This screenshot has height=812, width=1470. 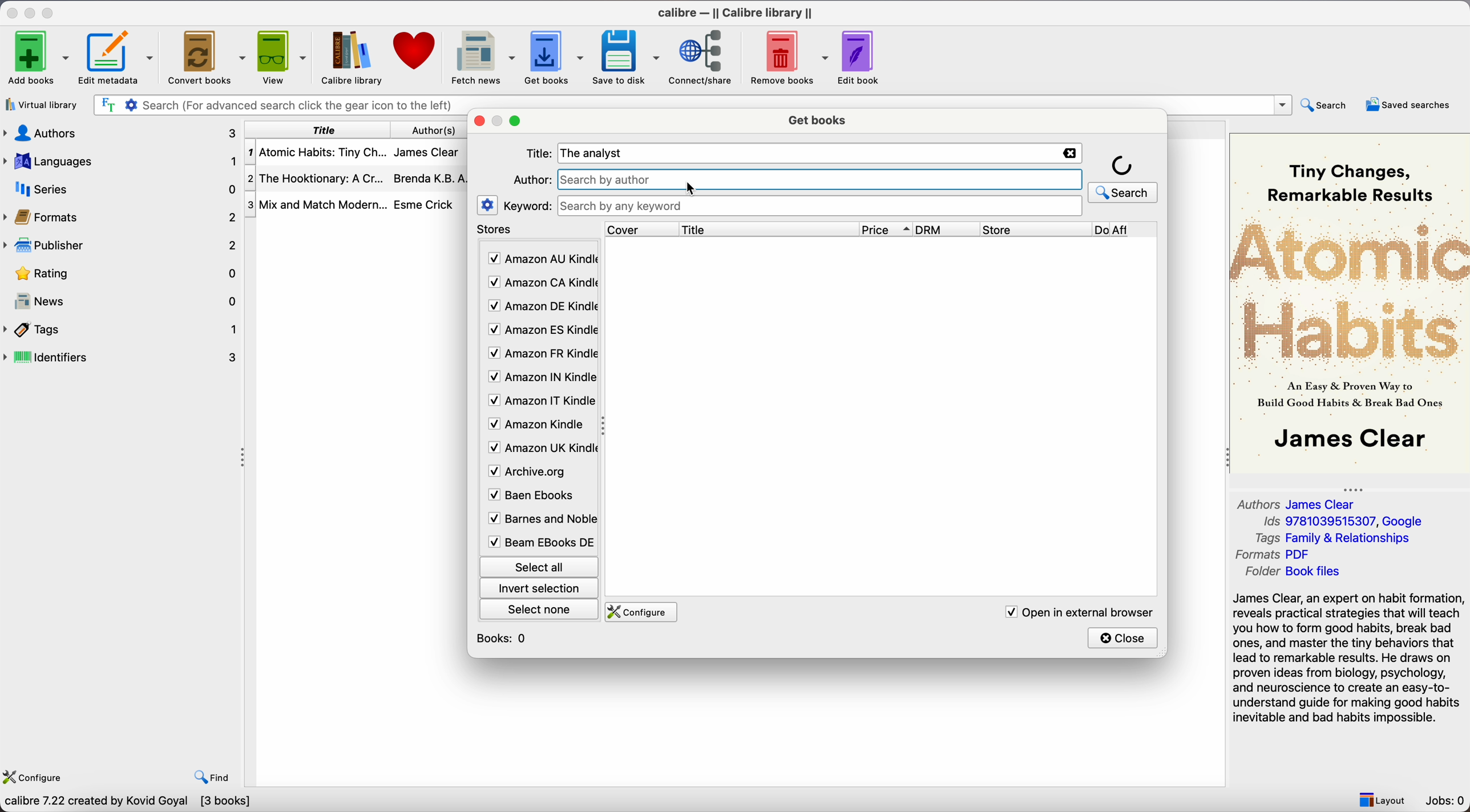 What do you see at coordinates (215, 778) in the screenshot?
I see `find` at bounding box center [215, 778].